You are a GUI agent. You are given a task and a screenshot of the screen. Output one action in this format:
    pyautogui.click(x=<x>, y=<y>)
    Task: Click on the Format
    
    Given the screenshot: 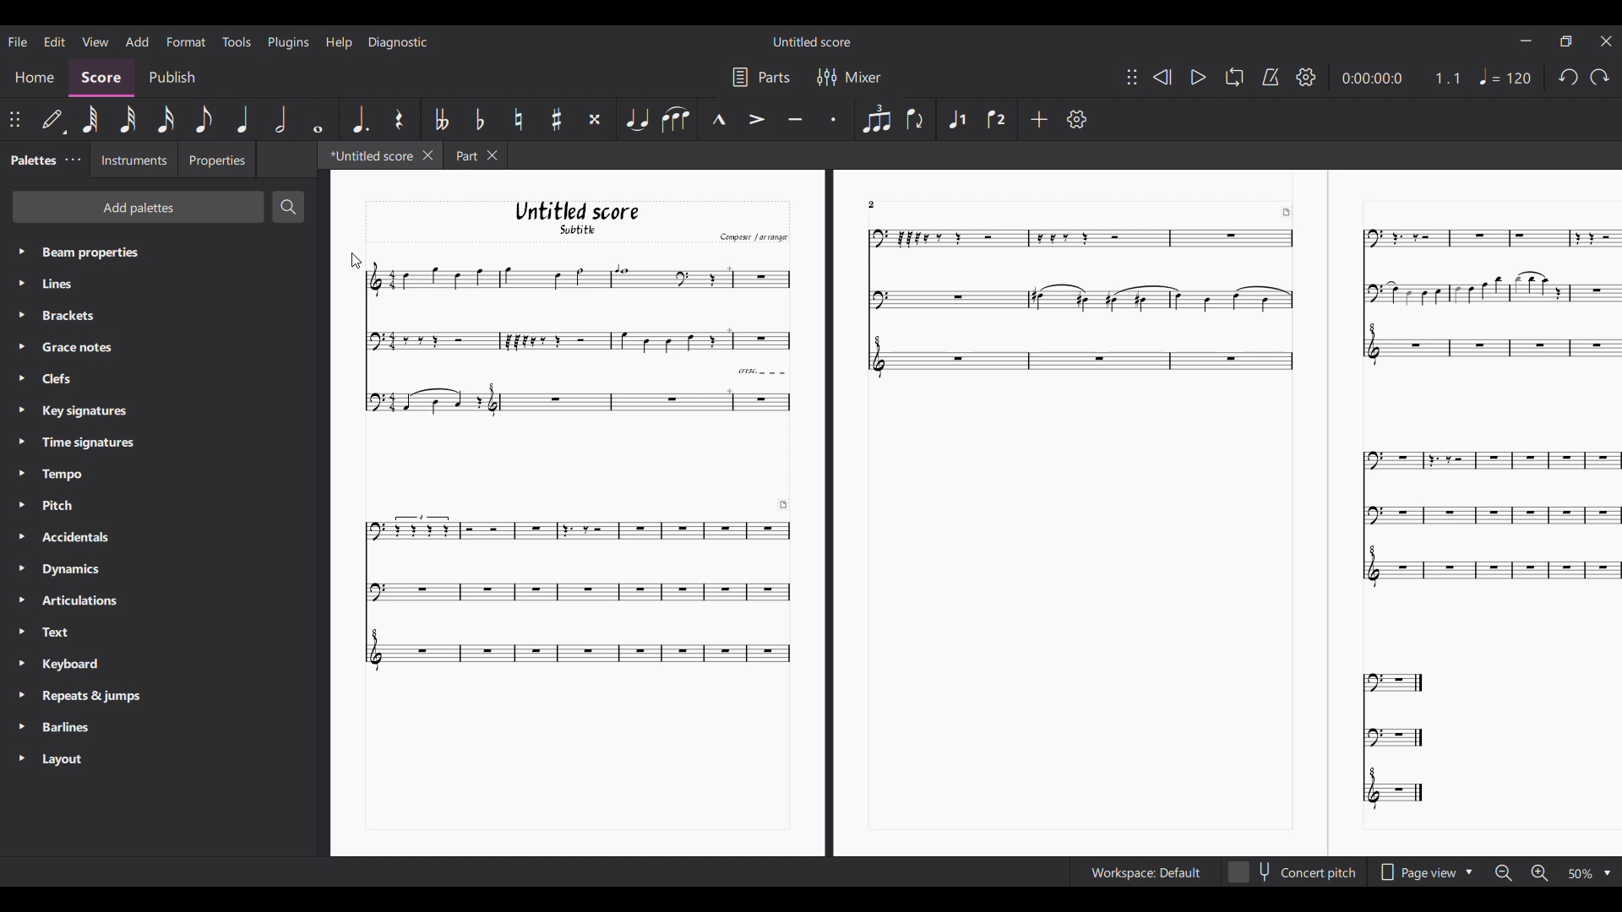 What is the action you would take?
    pyautogui.click(x=187, y=41)
    